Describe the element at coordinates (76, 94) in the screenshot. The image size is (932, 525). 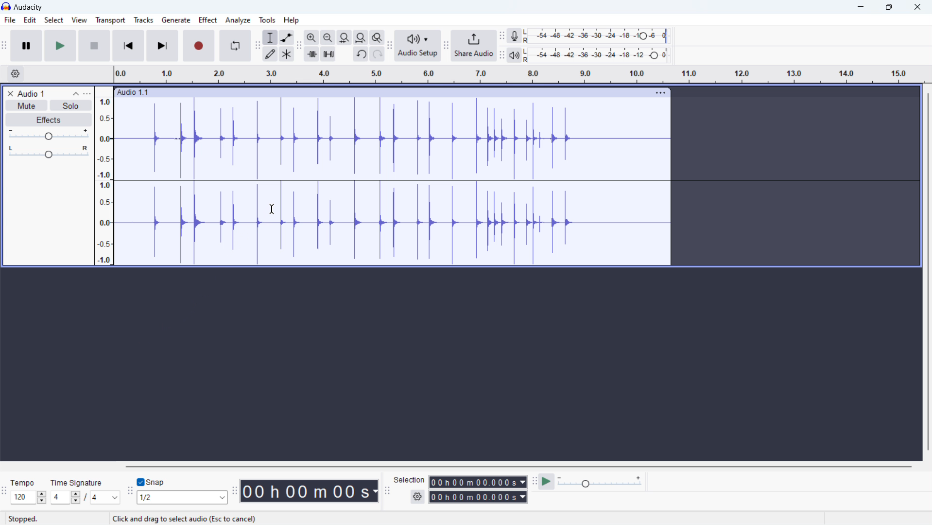
I see `collapse` at that location.